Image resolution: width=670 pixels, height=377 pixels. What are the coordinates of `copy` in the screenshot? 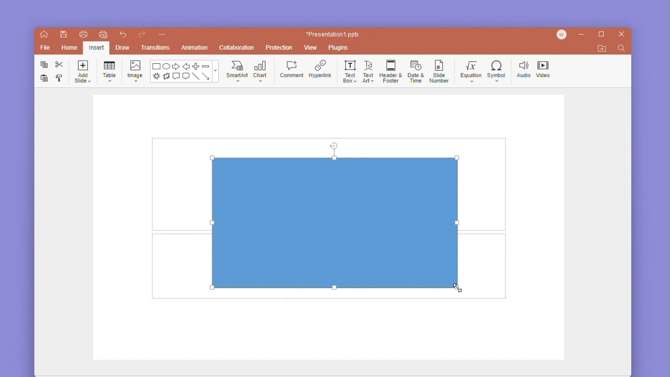 It's located at (42, 65).